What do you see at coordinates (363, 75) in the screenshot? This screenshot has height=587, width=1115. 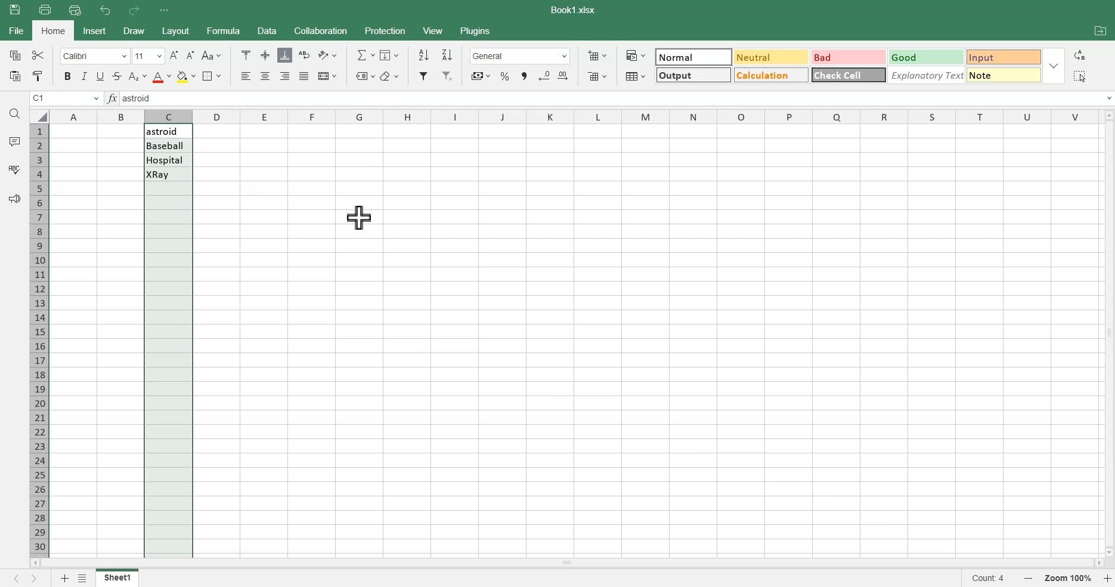 I see `Named Range` at bounding box center [363, 75].